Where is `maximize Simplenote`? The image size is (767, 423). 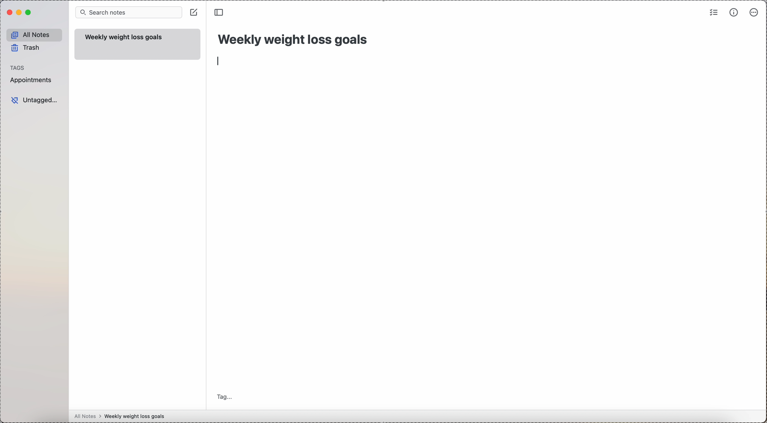
maximize Simplenote is located at coordinates (29, 13).